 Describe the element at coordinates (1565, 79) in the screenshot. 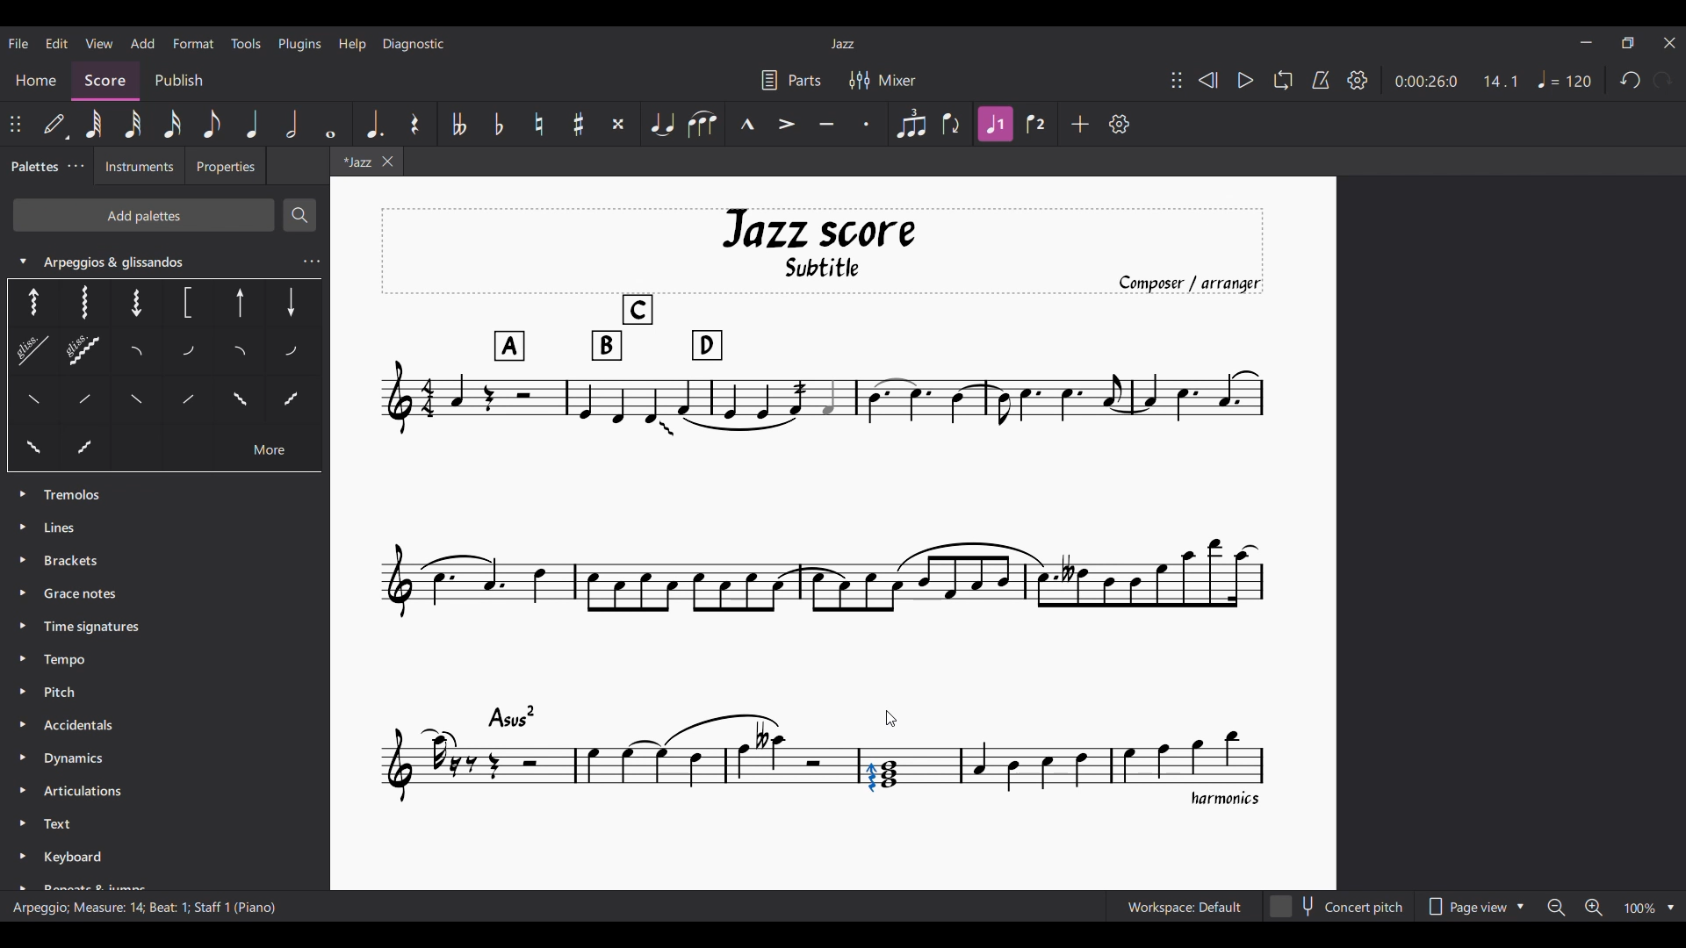

I see `Tempo` at that location.